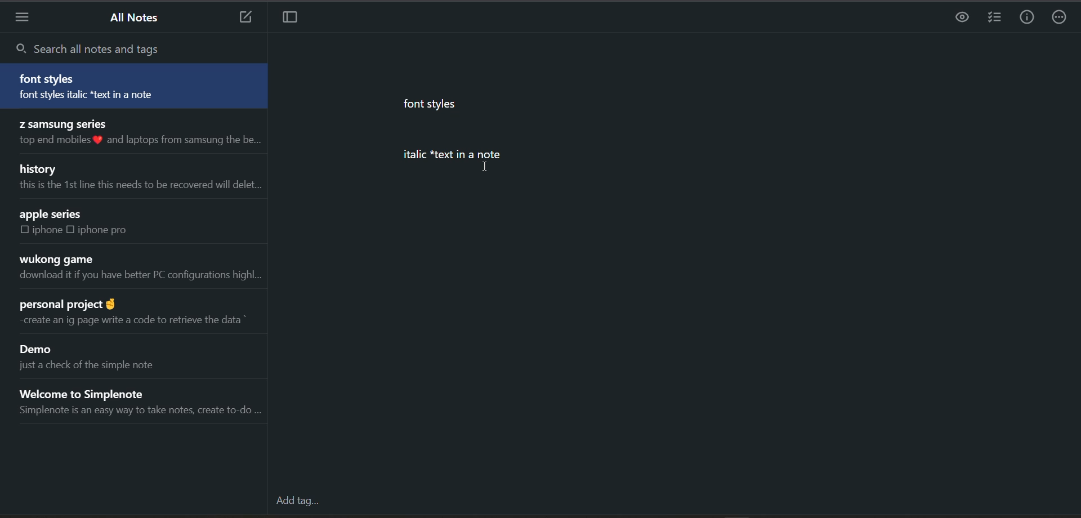 The image size is (1081, 518). I want to click on note title and preview, so click(140, 178).